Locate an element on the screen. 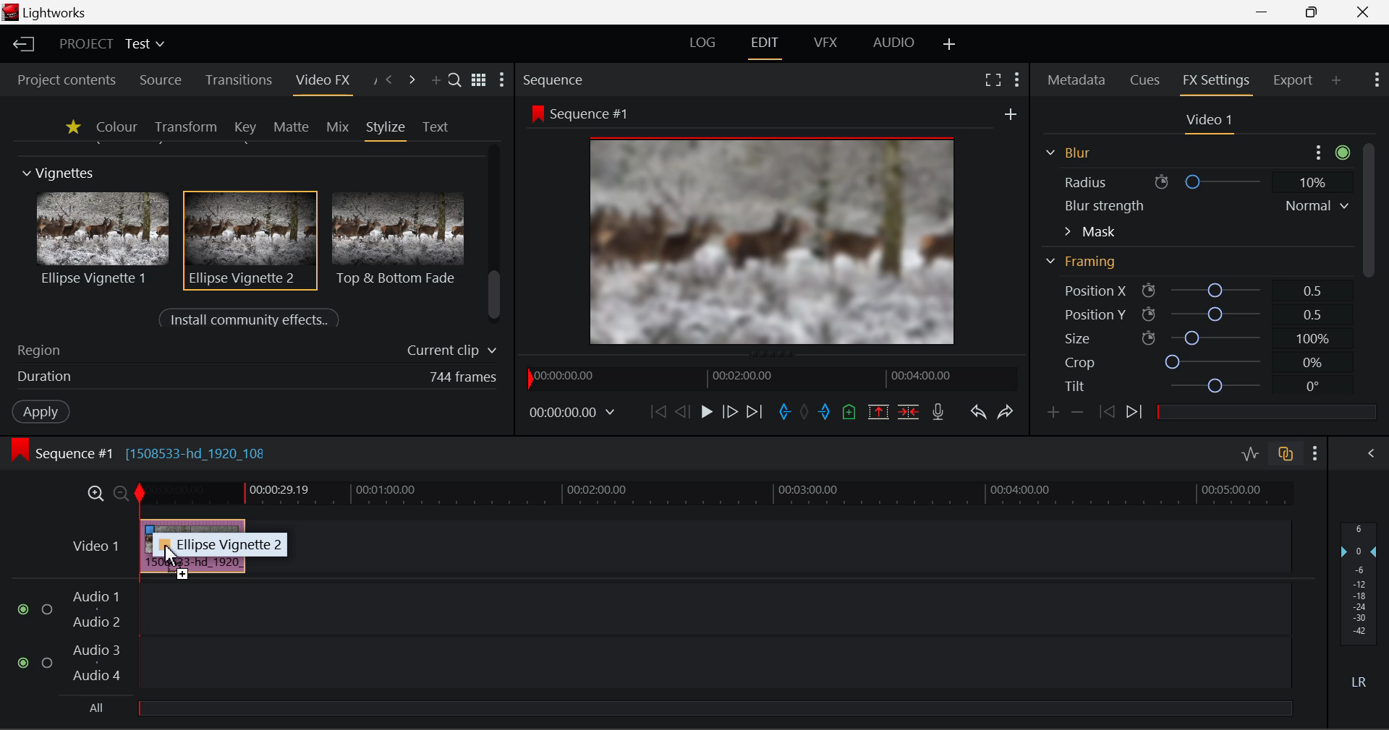 The height and width of the screenshot is (730, 1389). Next keyframe is located at coordinates (1134, 415).